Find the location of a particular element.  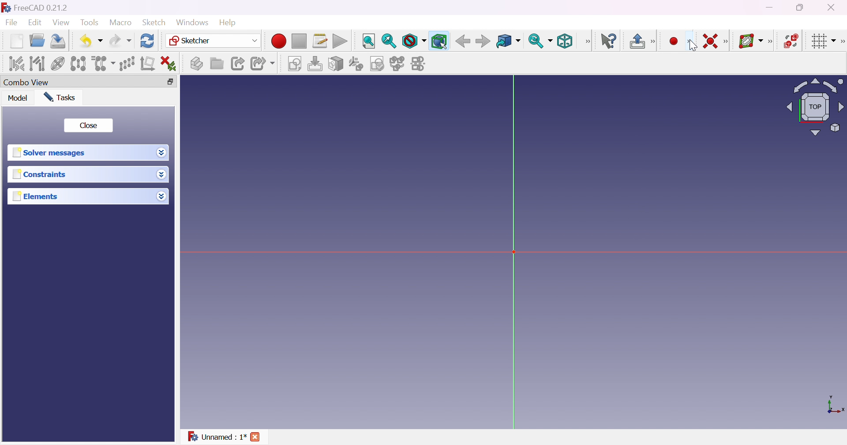

Save is located at coordinates (59, 41).